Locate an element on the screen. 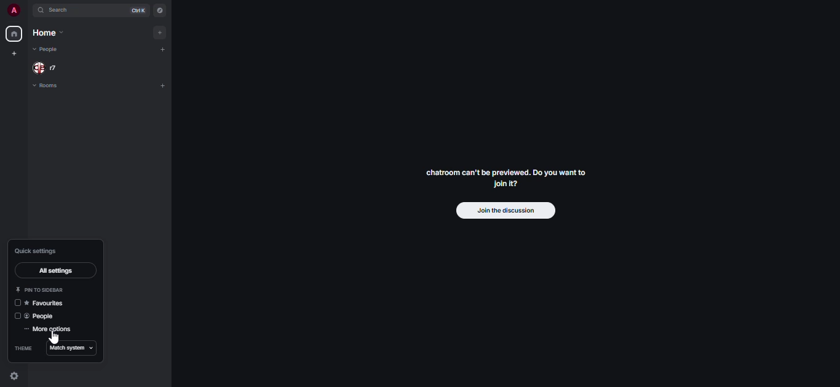 This screenshot has width=840, height=387. favorites is located at coordinates (46, 302).